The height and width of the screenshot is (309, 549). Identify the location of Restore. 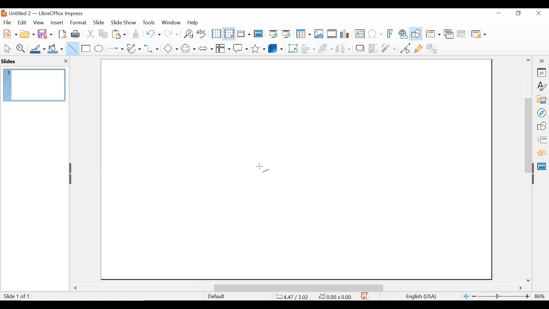
(518, 13).